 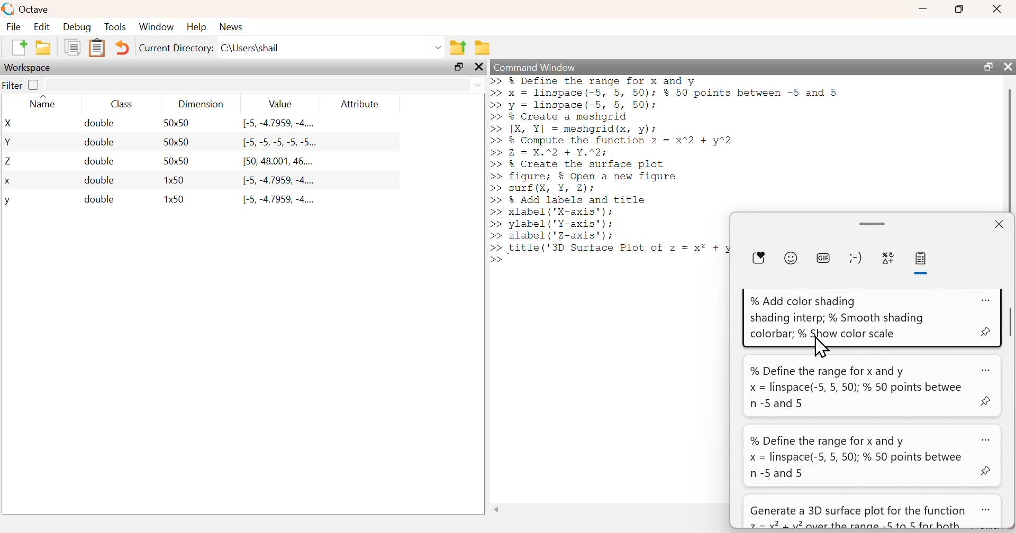 I want to click on Edit, so click(x=41, y=26).